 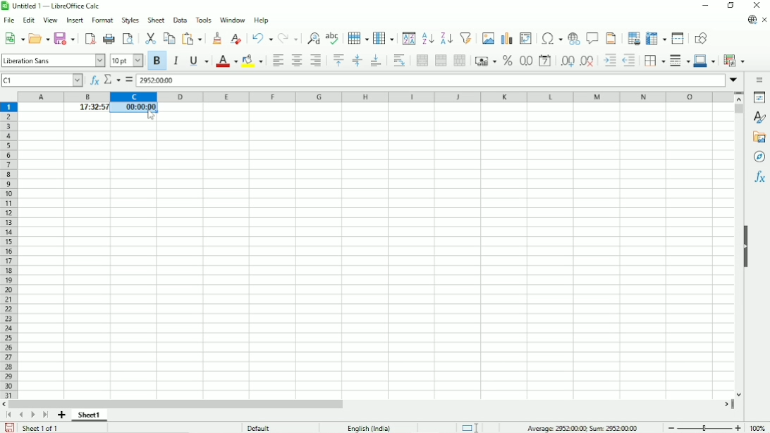 What do you see at coordinates (377, 97) in the screenshot?
I see `Column headings` at bounding box center [377, 97].